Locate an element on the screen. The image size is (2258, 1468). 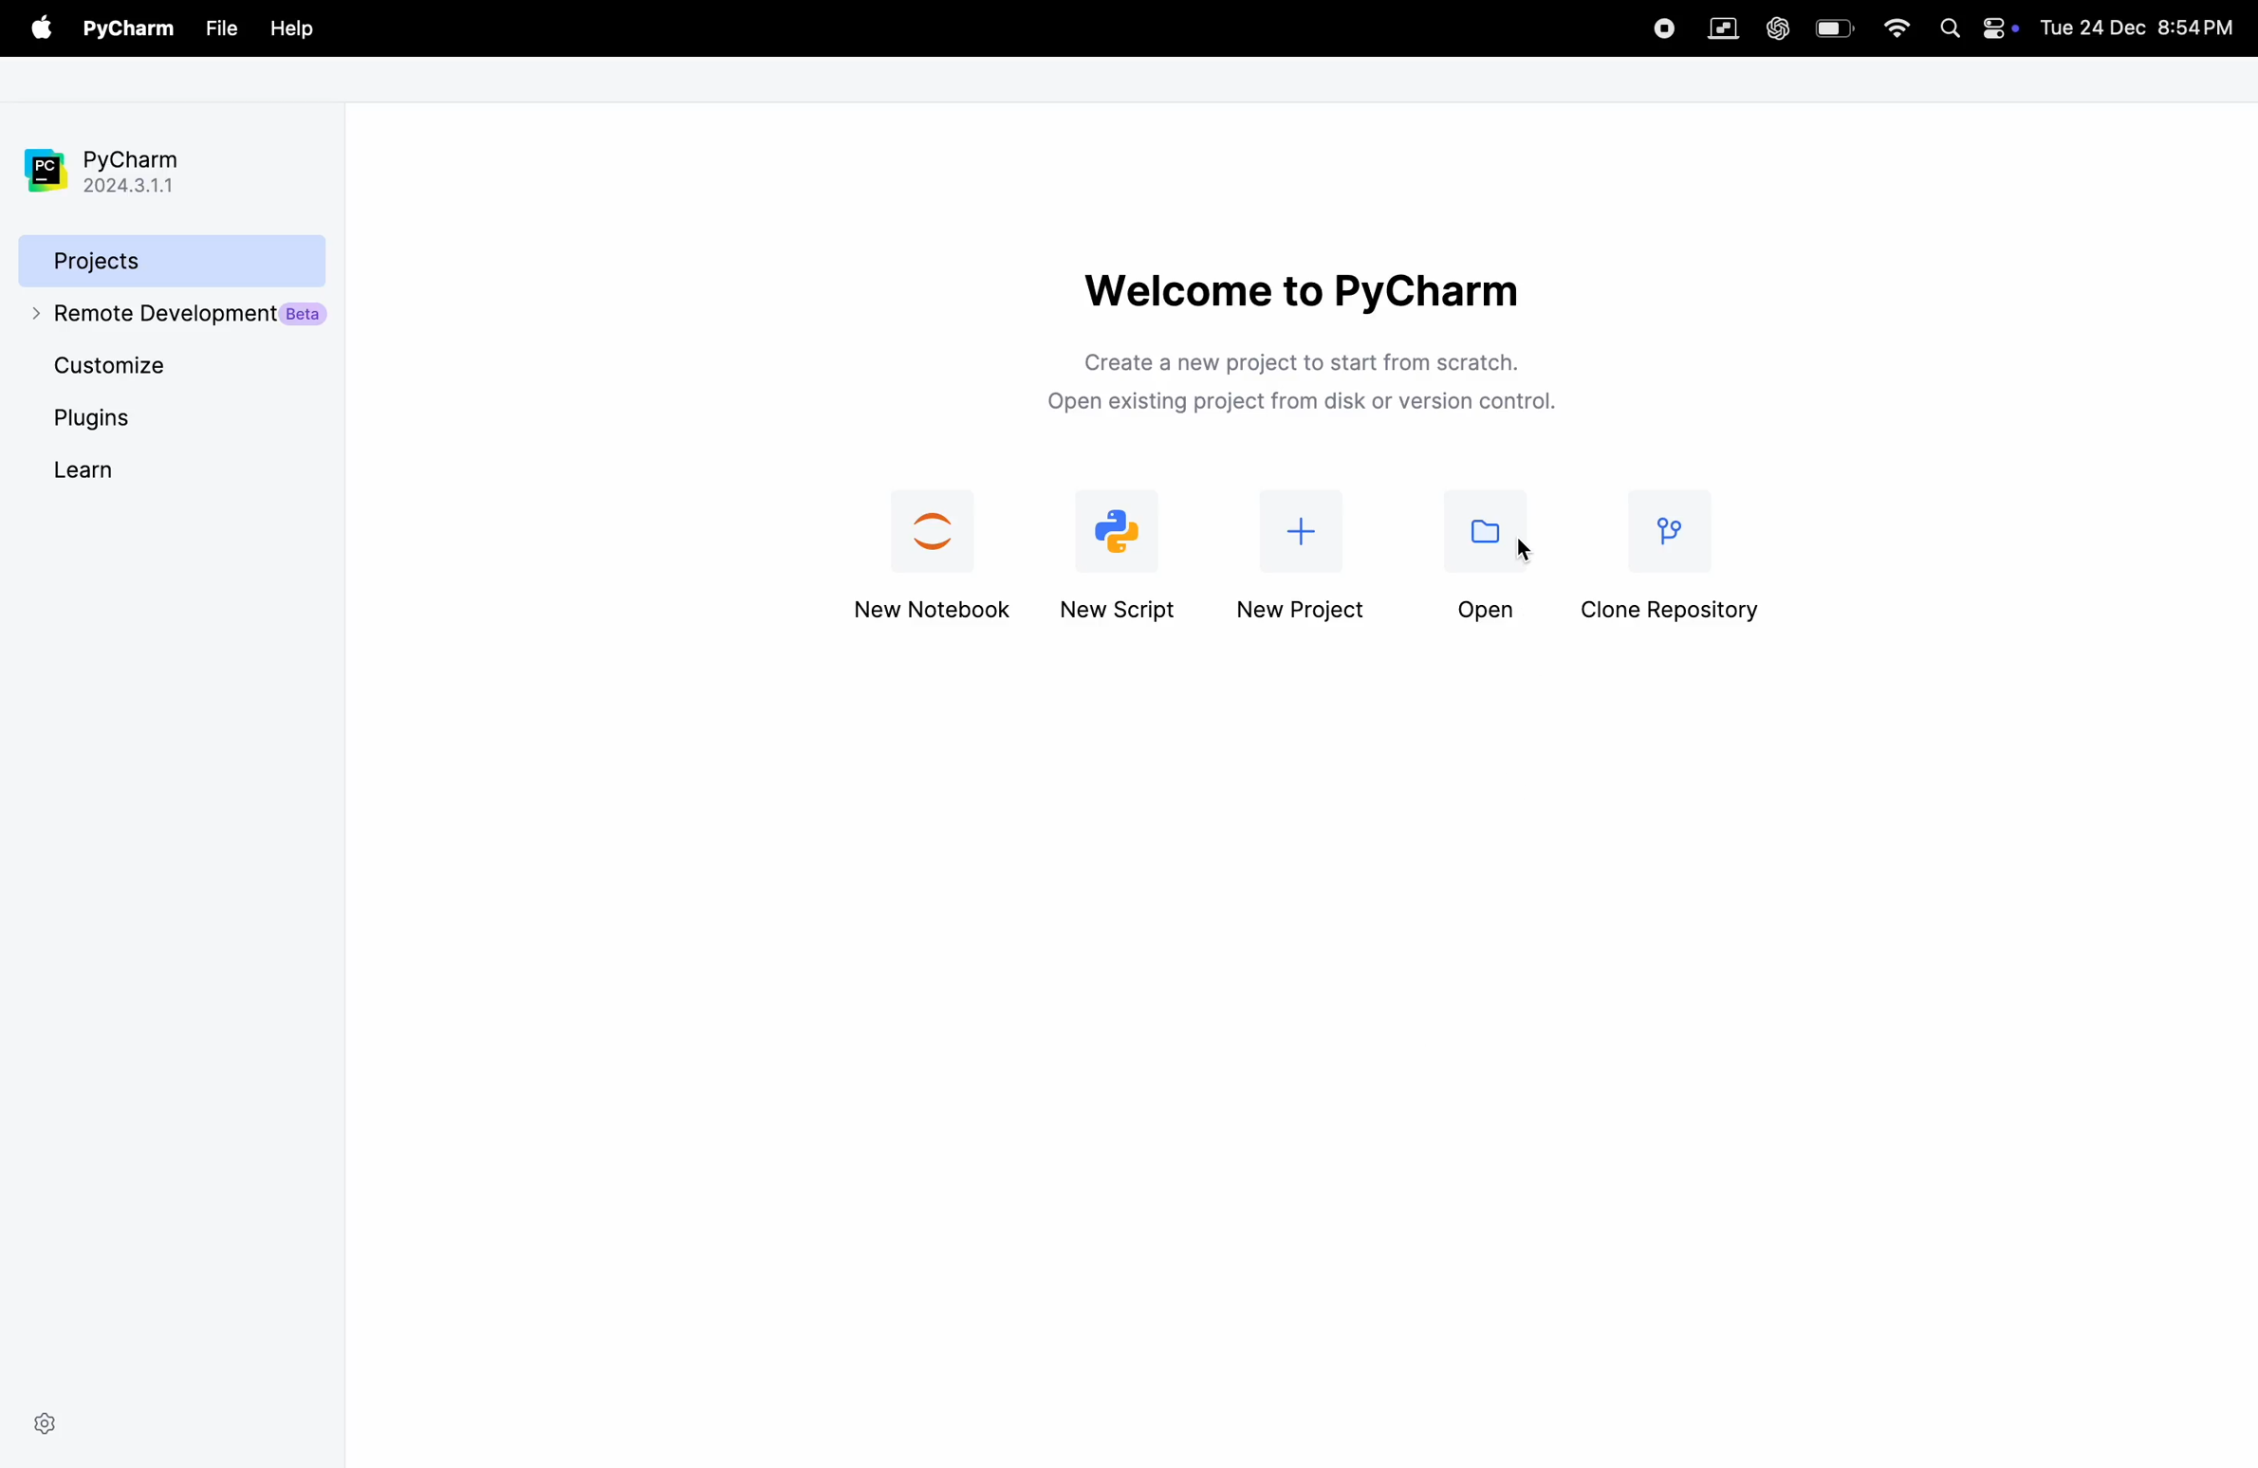
apple menu is located at coordinates (37, 29).